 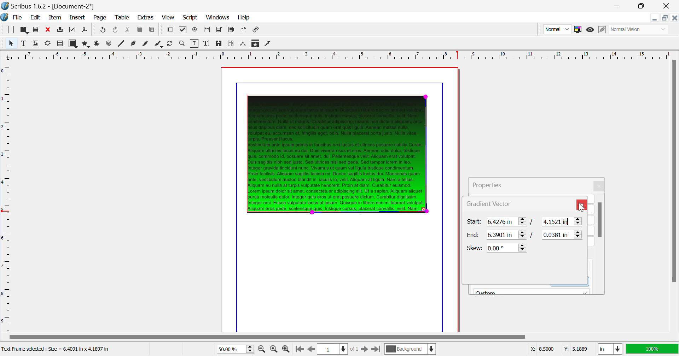 I want to click on Redo, so click(x=102, y=30).